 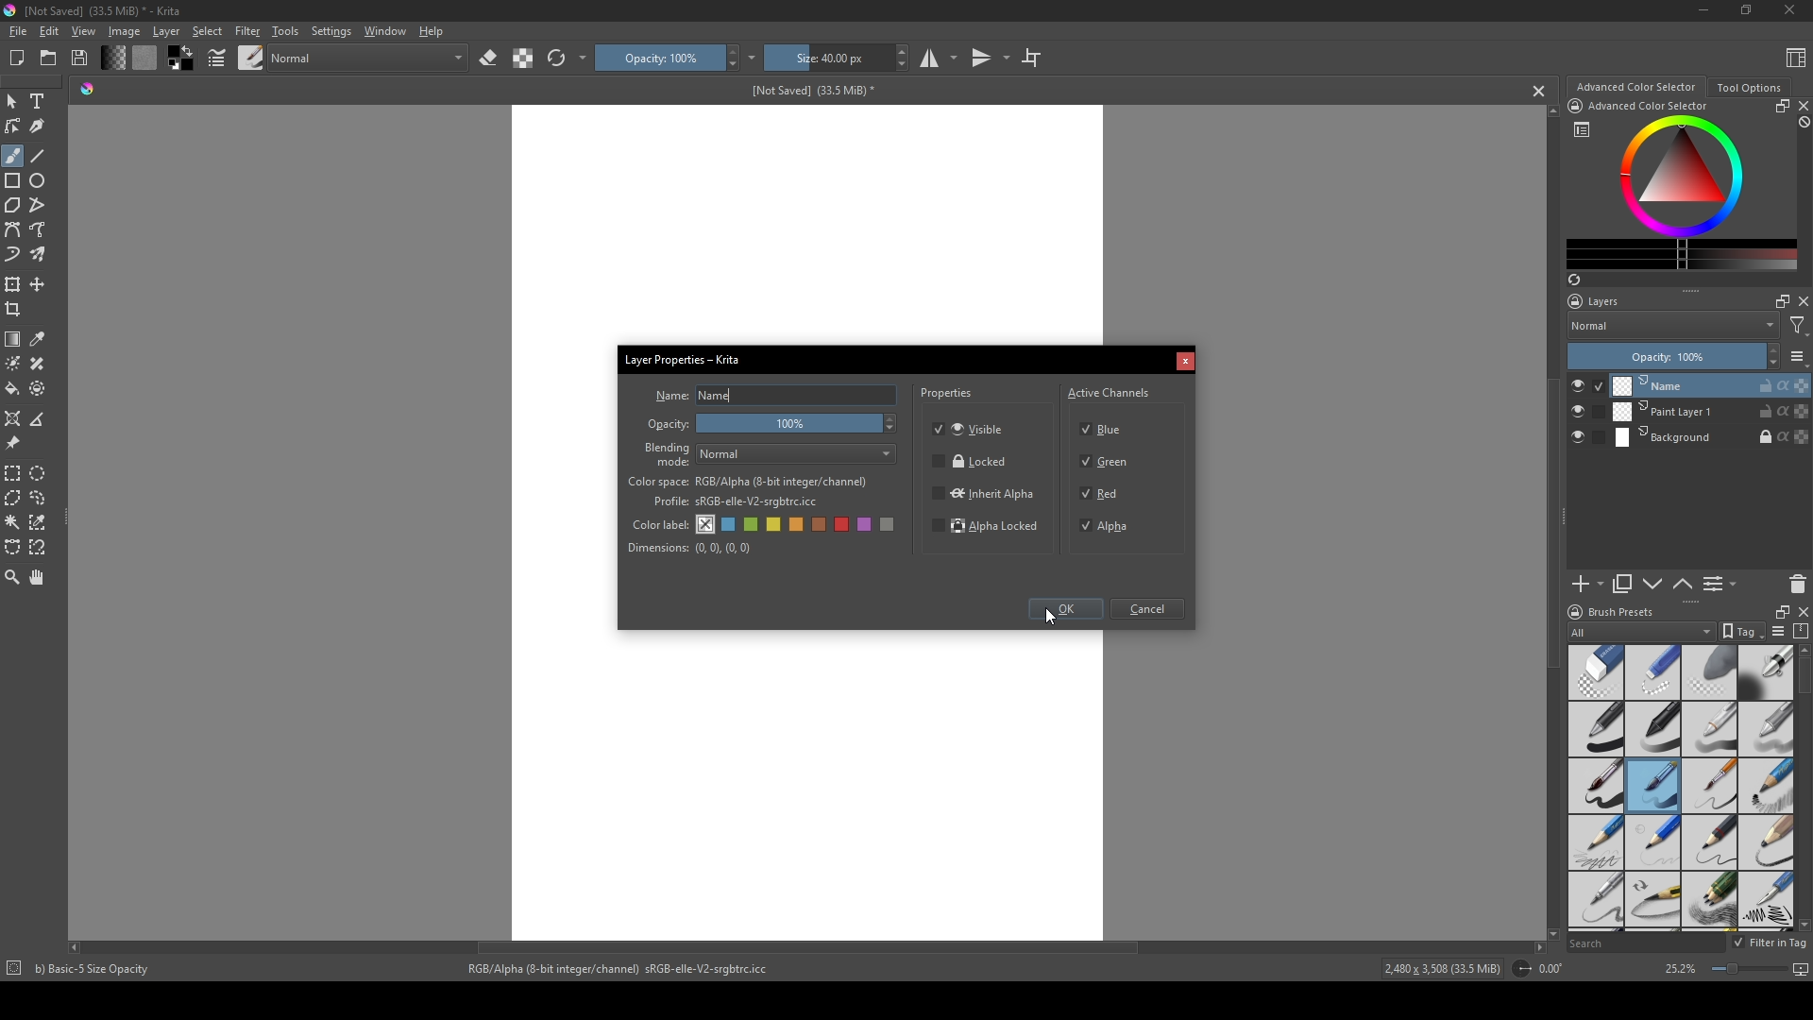 I want to click on Opacity, so click(x=669, y=425).